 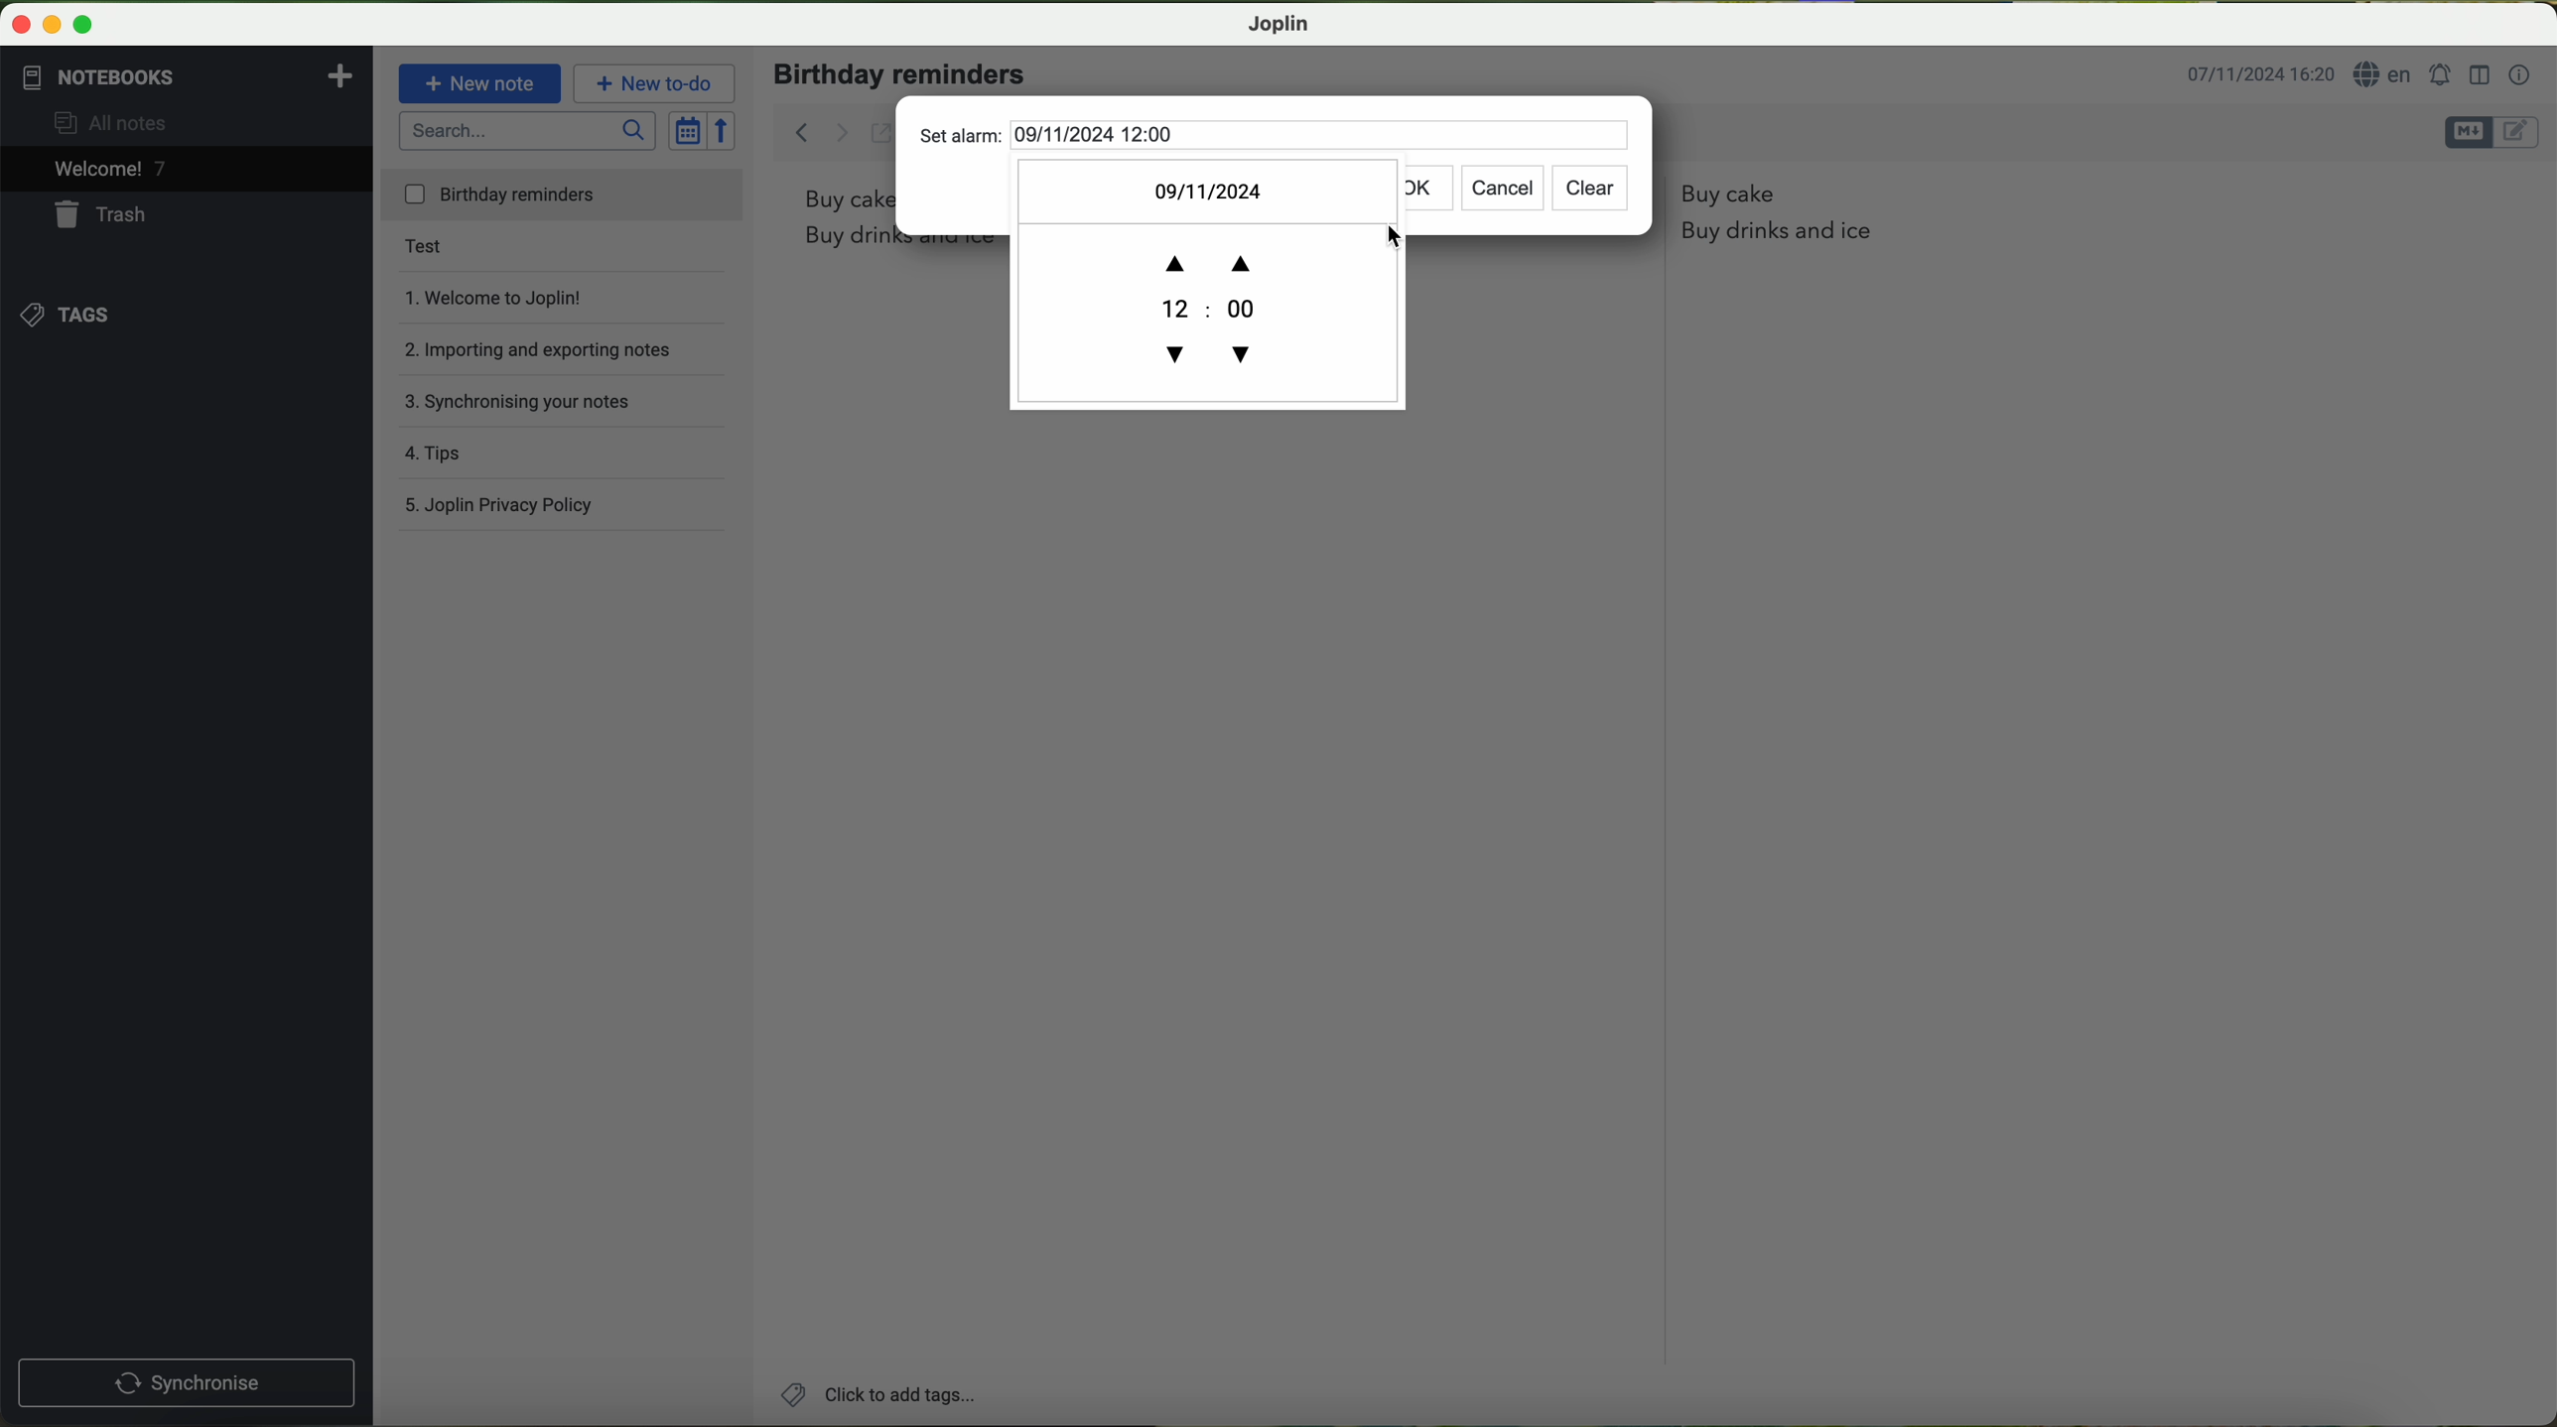 I want to click on cancel, so click(x=1500, y=186).